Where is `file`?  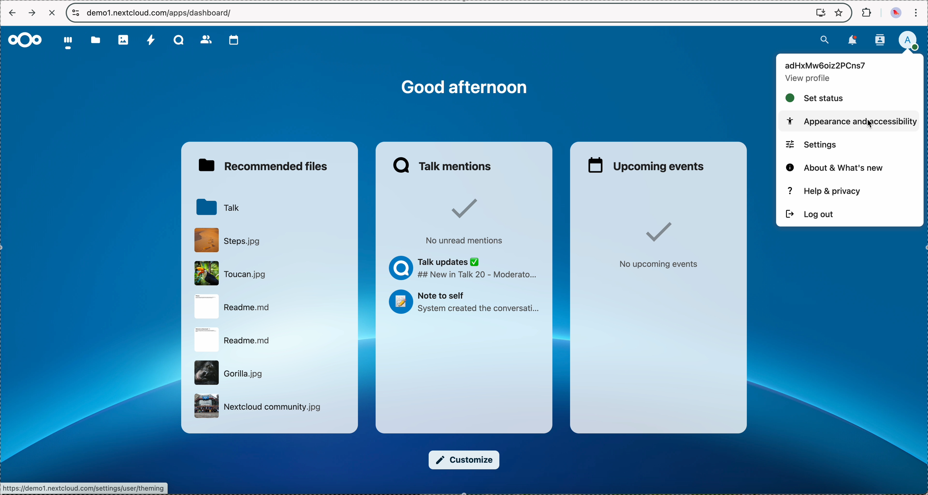
file is located at coordinates (257, 406).